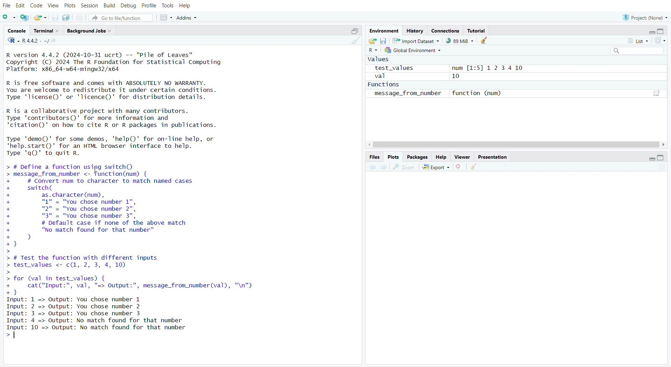  What do you see at coordinates (384, 42) in the screenshot?
I see `Save workspace as` at bounding box center [384, 42].